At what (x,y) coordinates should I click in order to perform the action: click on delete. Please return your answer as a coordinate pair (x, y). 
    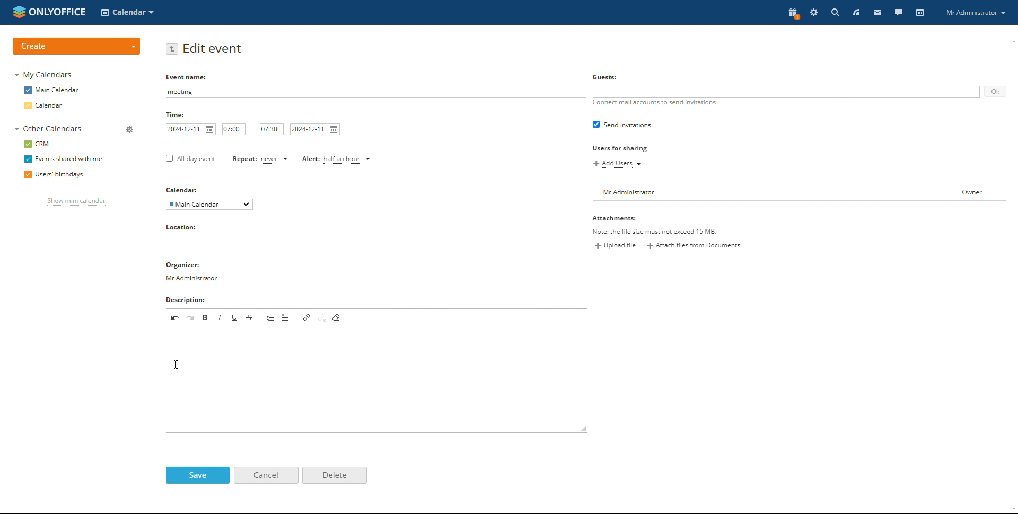
    Looking at the image, I should click on (335, 476).